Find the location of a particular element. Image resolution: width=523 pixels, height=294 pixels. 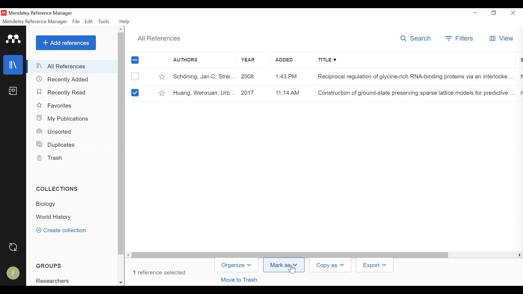

Favorites is located at coordinates (56, 105).